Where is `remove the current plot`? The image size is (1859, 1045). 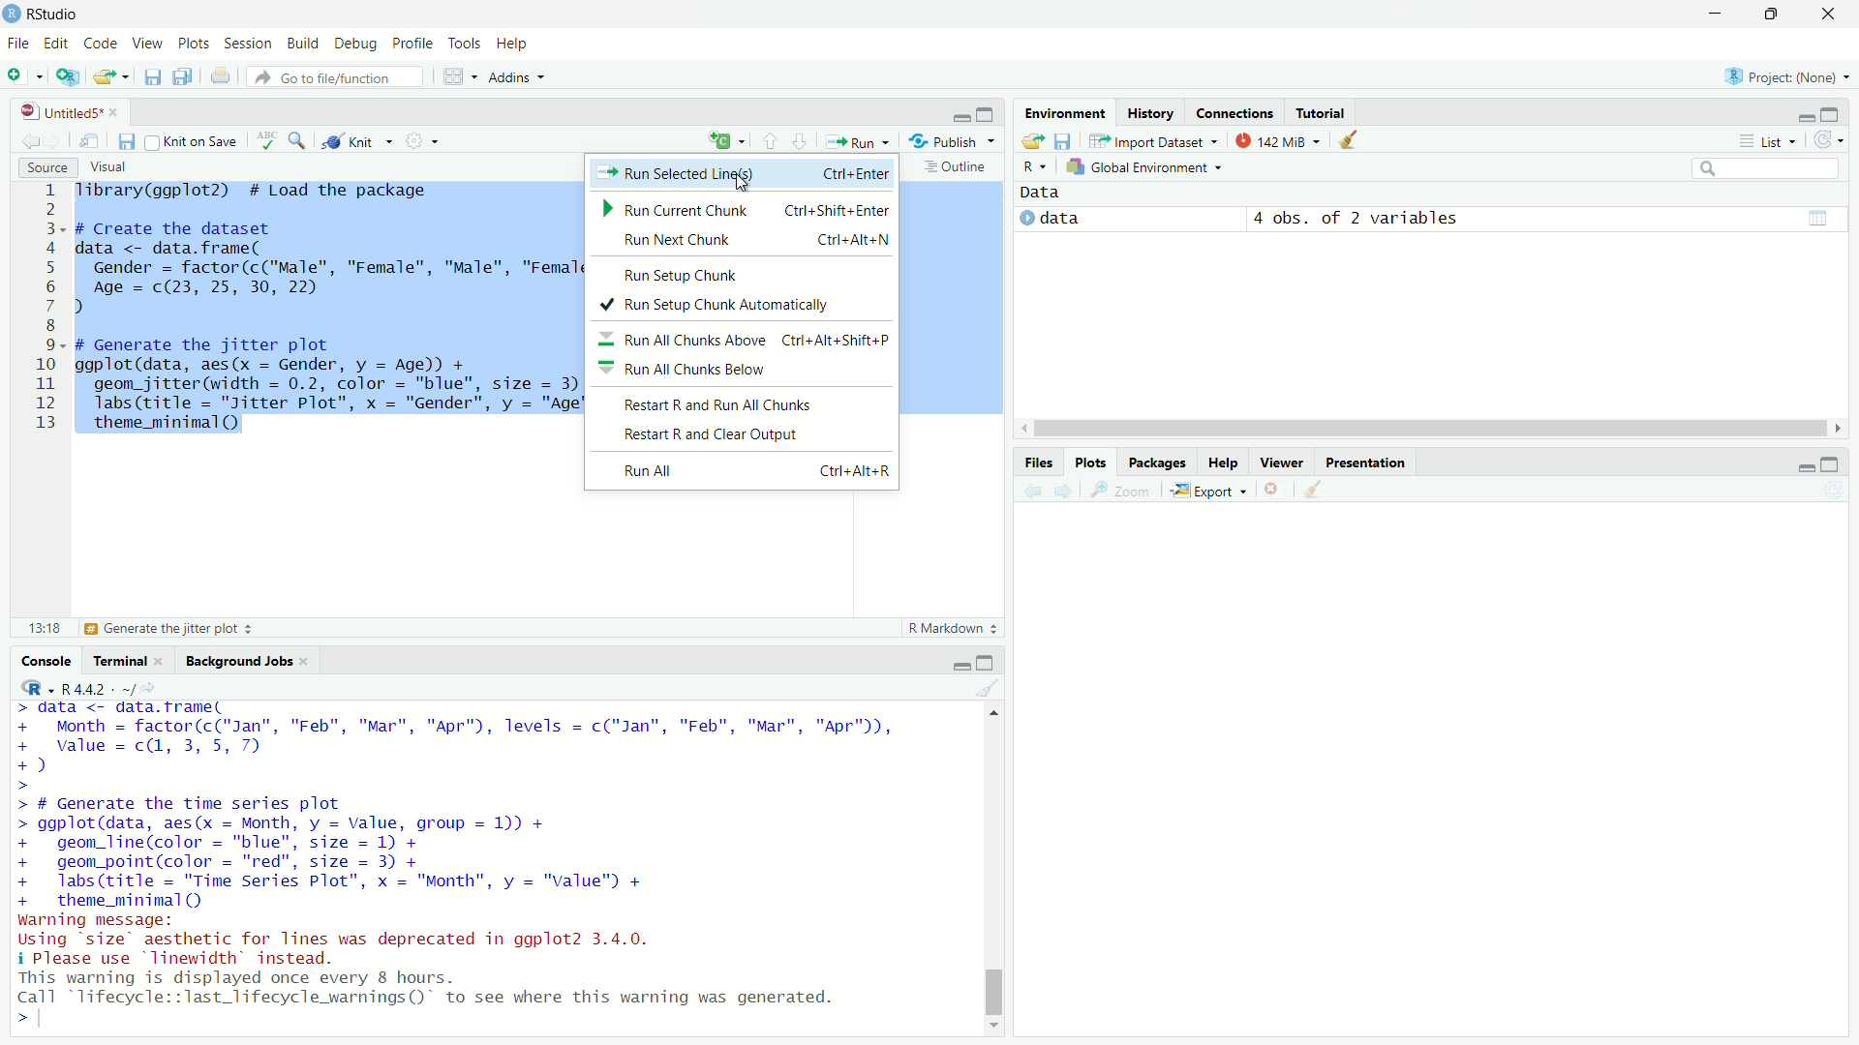
remove the current plot is located at coordinates (1276, 491).